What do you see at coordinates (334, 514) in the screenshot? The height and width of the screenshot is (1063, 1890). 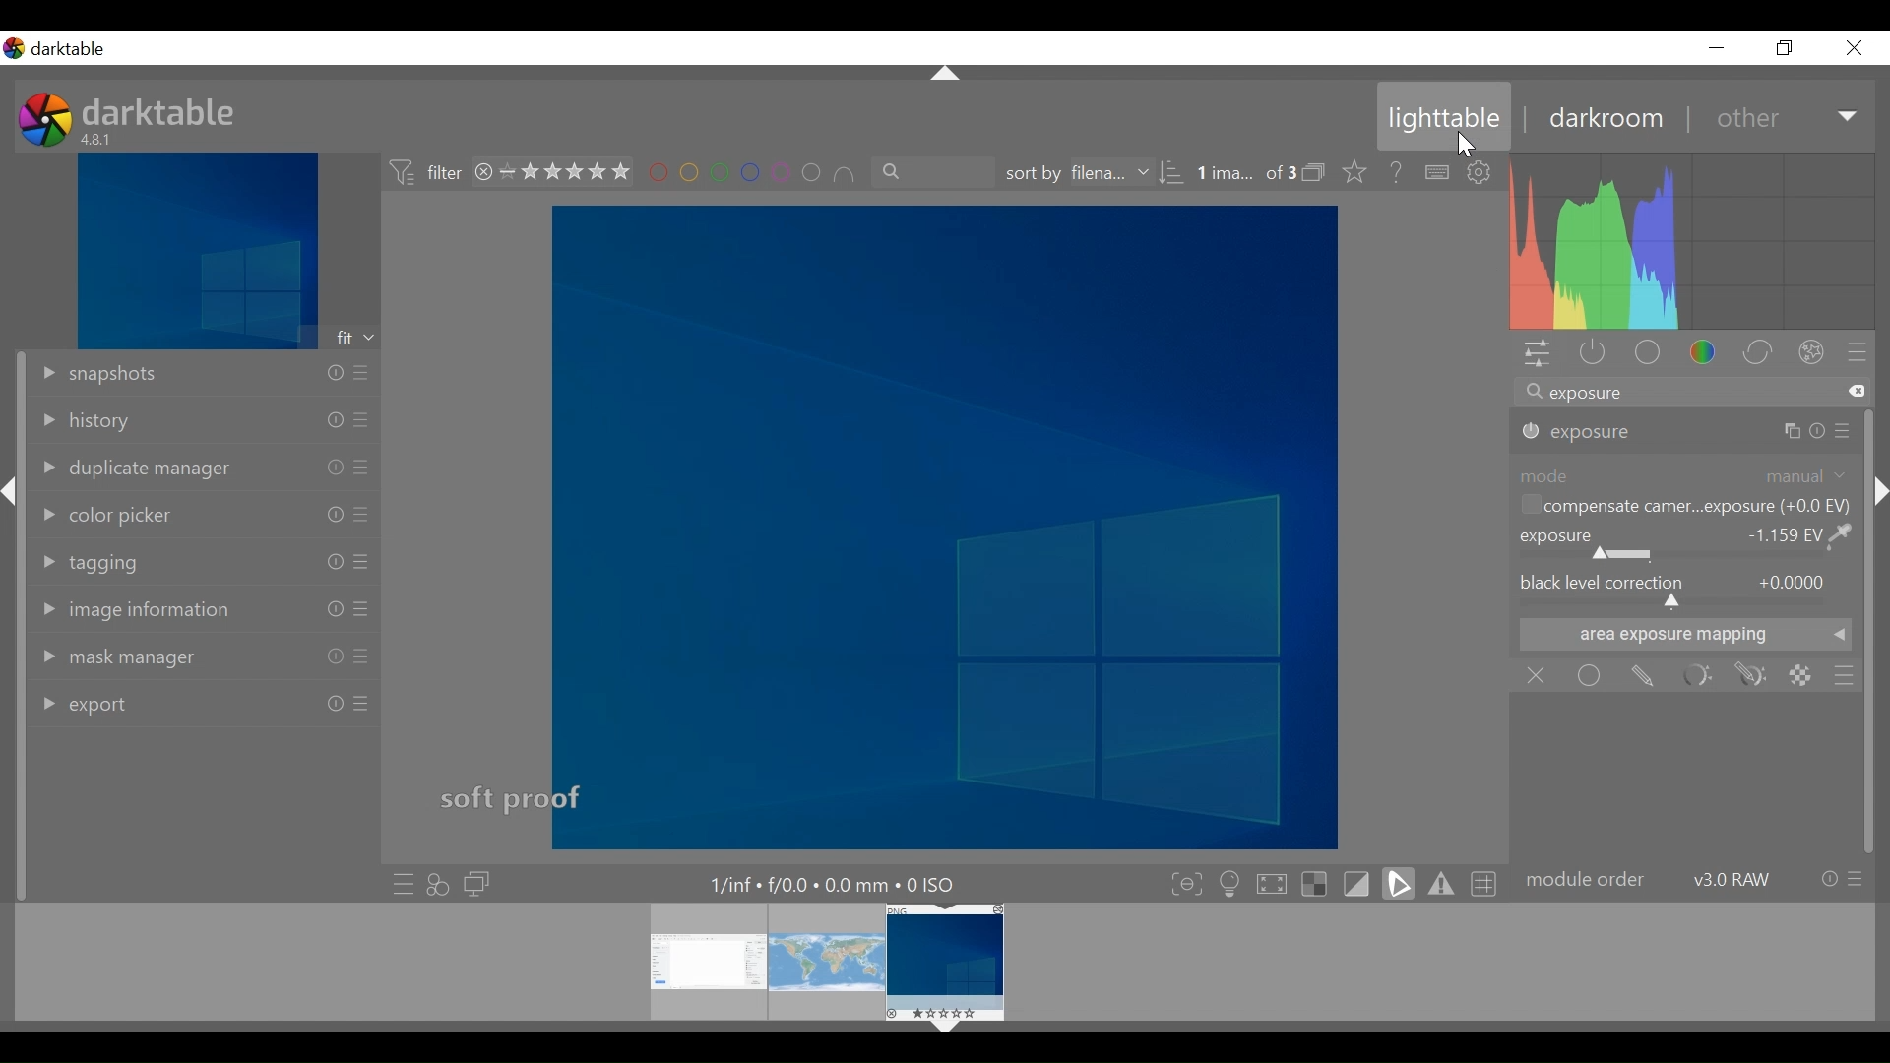 I see `info` at bounding box center [334, 514].